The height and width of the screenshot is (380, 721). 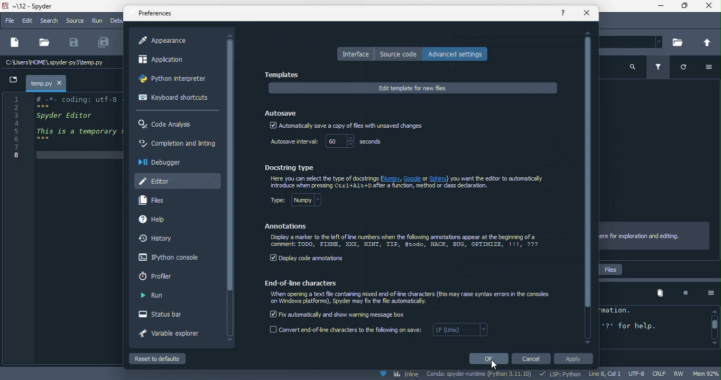 I want to click on rw, so click(x=682, y=374).